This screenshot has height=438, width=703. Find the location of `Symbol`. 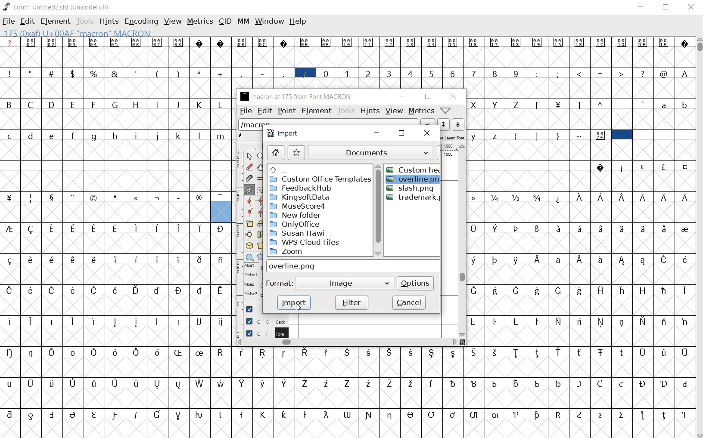

Symbol is located at coordinates (474, 260).